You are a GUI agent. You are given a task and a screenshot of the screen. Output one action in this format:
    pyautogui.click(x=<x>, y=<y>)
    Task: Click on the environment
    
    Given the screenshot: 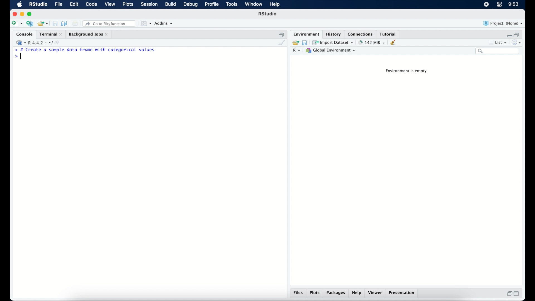 What is the action you would take?
    pyautogui.click(x=306, y=34)
    